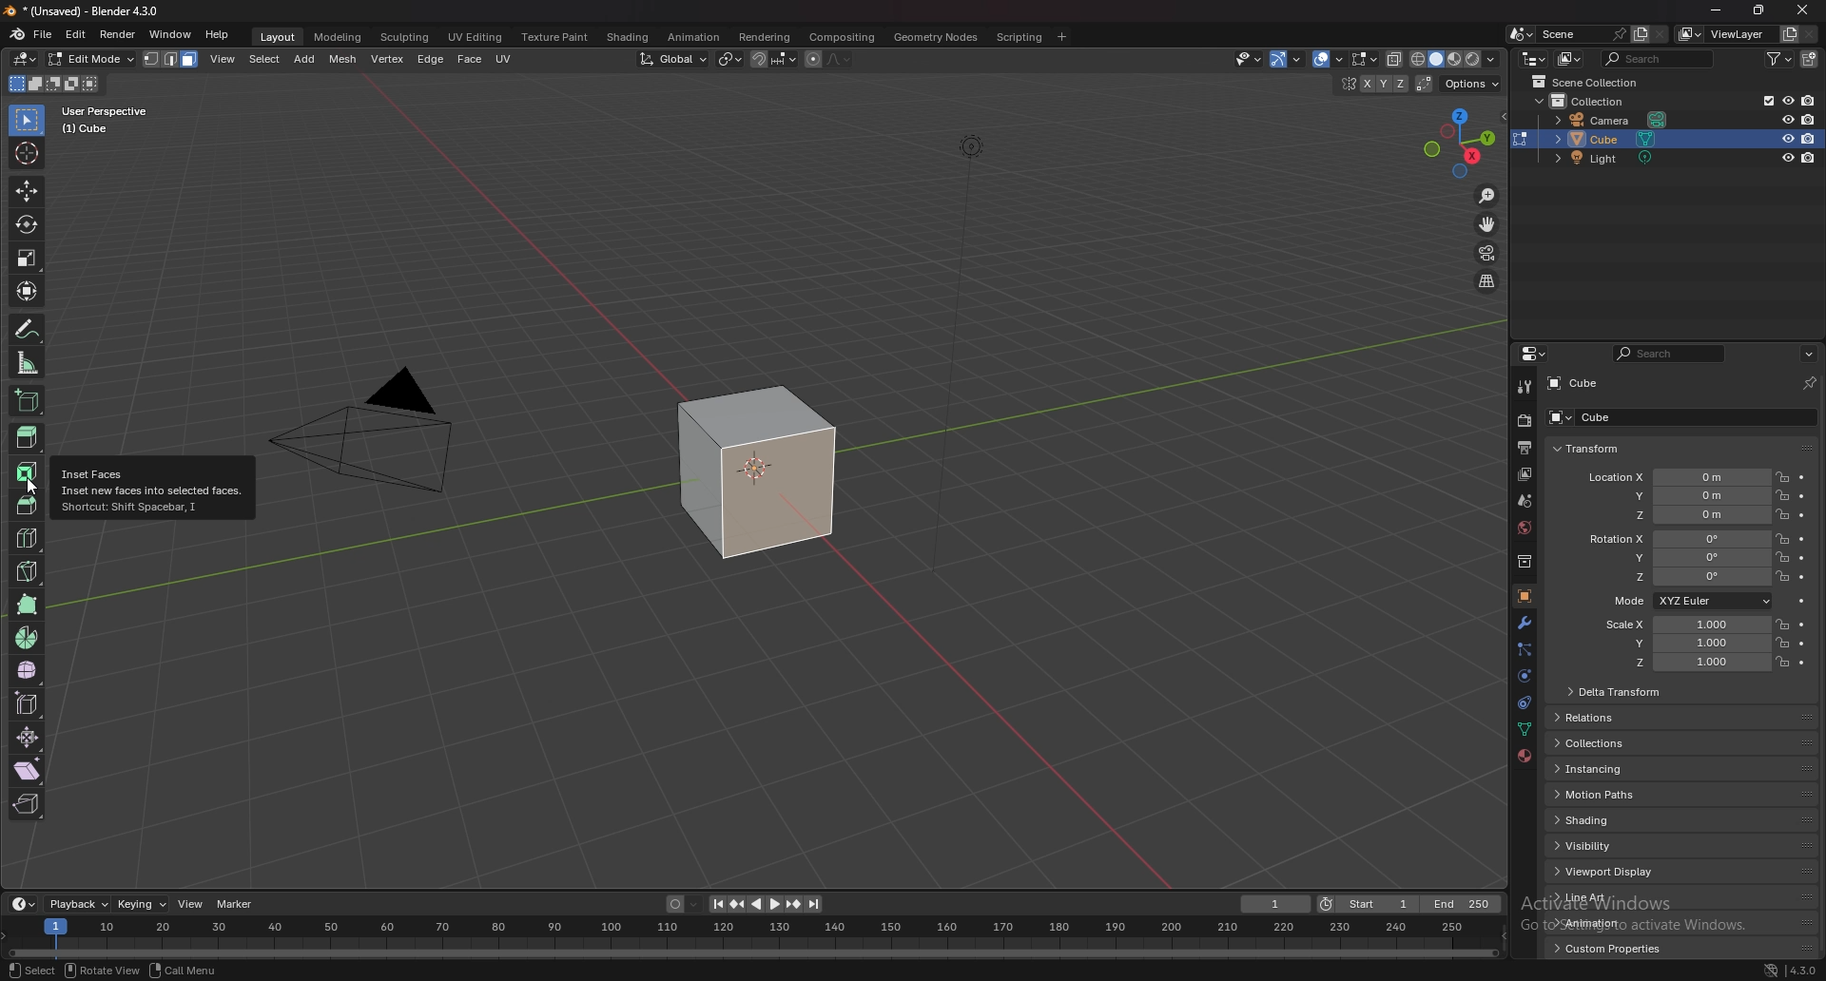  Describe the element at coordinates (476, 37) in the screenshot. I see `uv editing` at that location.